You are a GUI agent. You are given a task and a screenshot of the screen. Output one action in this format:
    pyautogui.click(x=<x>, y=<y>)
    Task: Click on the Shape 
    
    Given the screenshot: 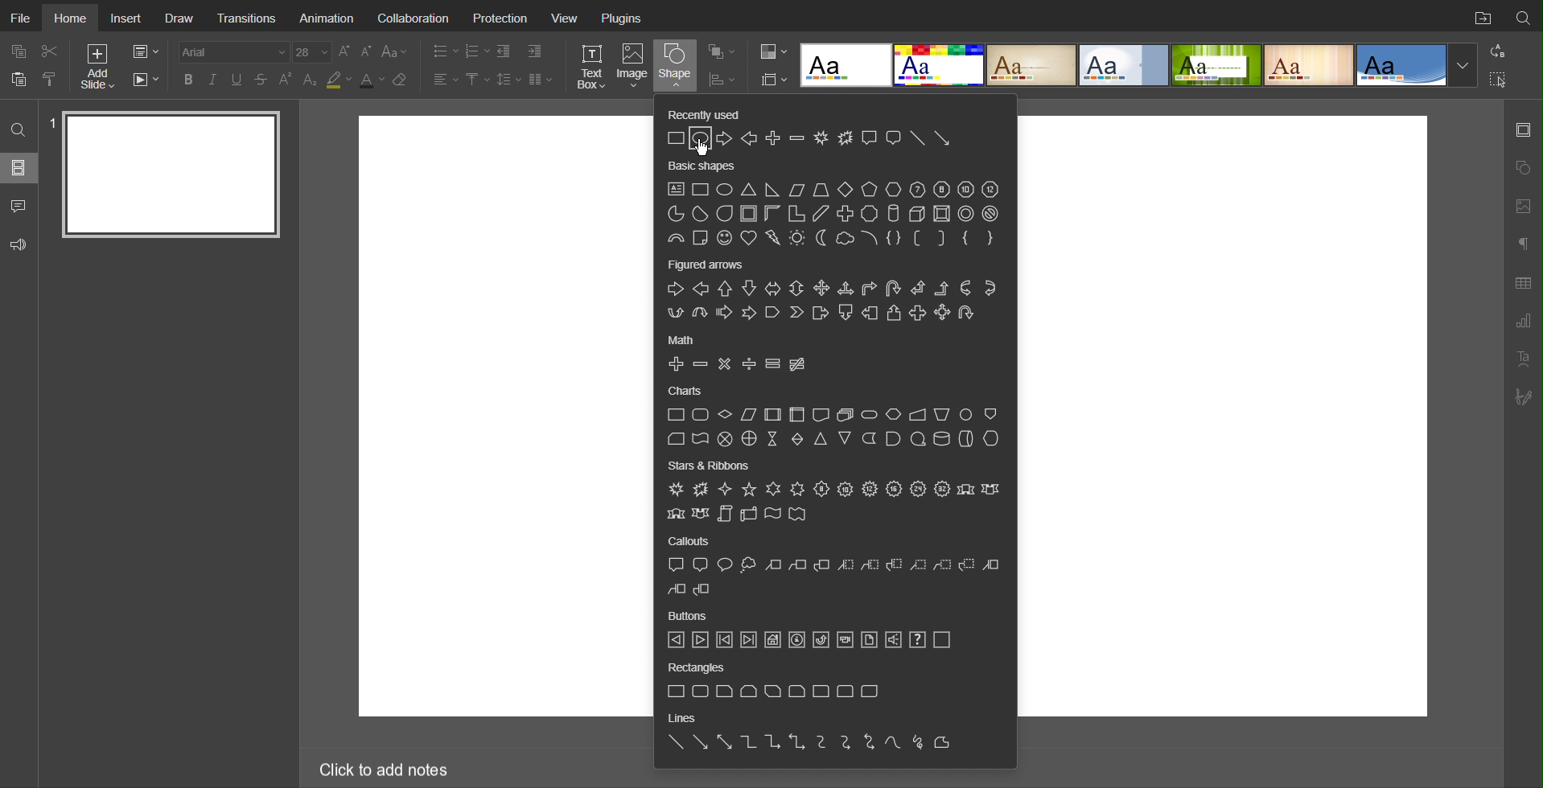 What is the action you would take?
    pyautogui.click(x=678, y=65)
    